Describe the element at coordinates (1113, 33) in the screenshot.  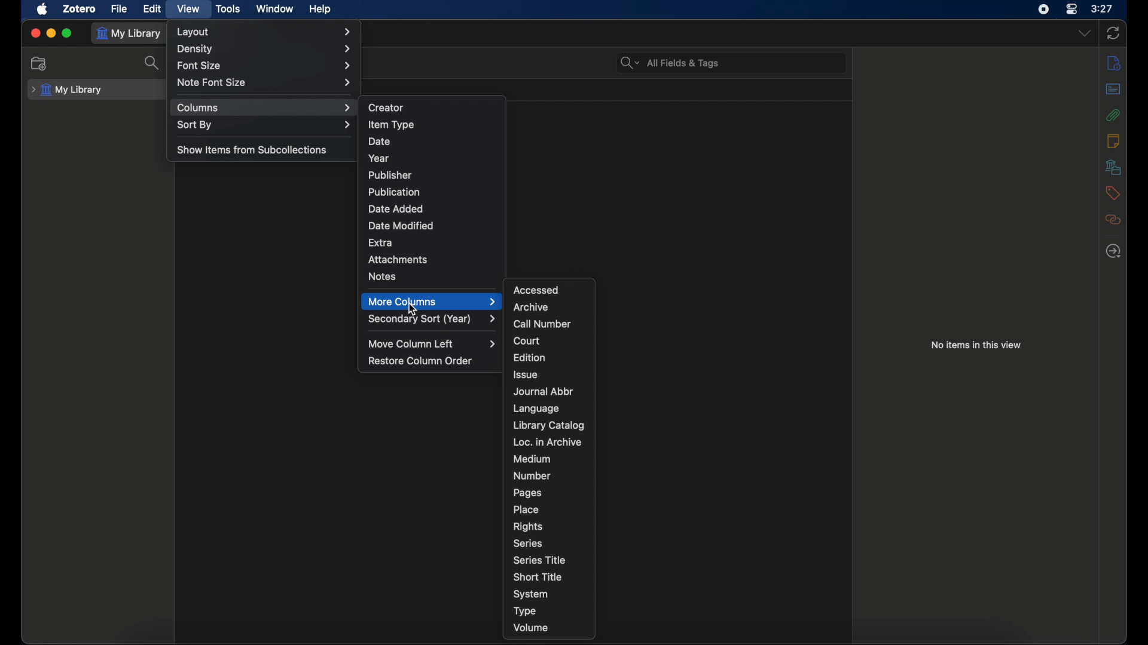
I see `sync` at that location.